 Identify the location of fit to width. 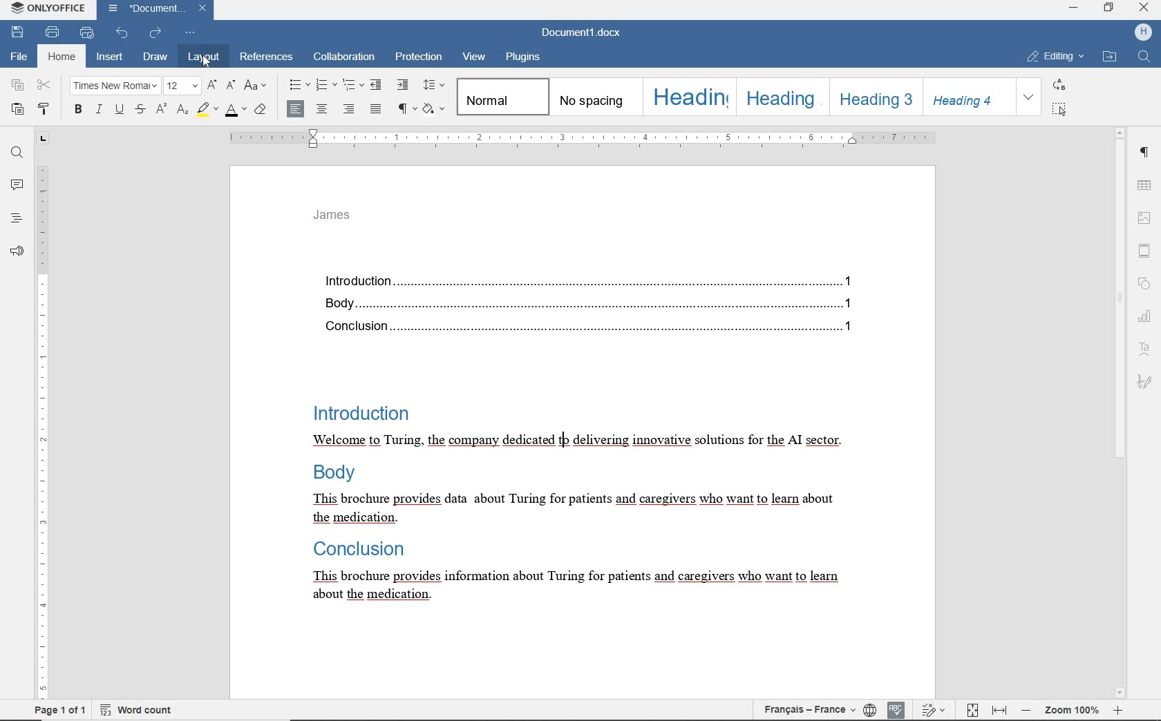
(1000, 710).